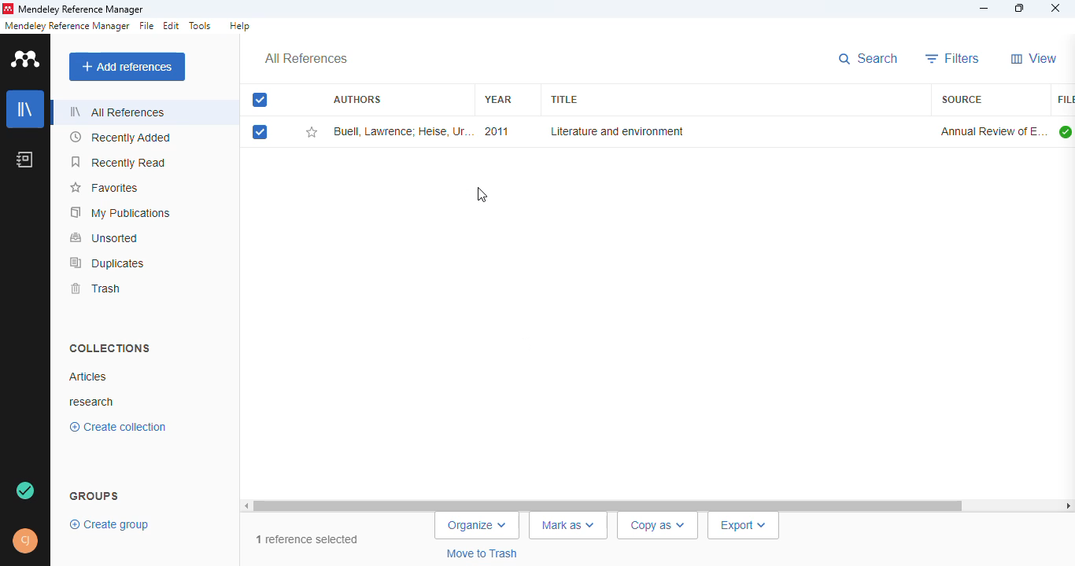 Image resolution: width=1075 pixels, height=566 pixels. I want to click on Buell Lawrence; Heise U, ThornberK, so click(402, 131).